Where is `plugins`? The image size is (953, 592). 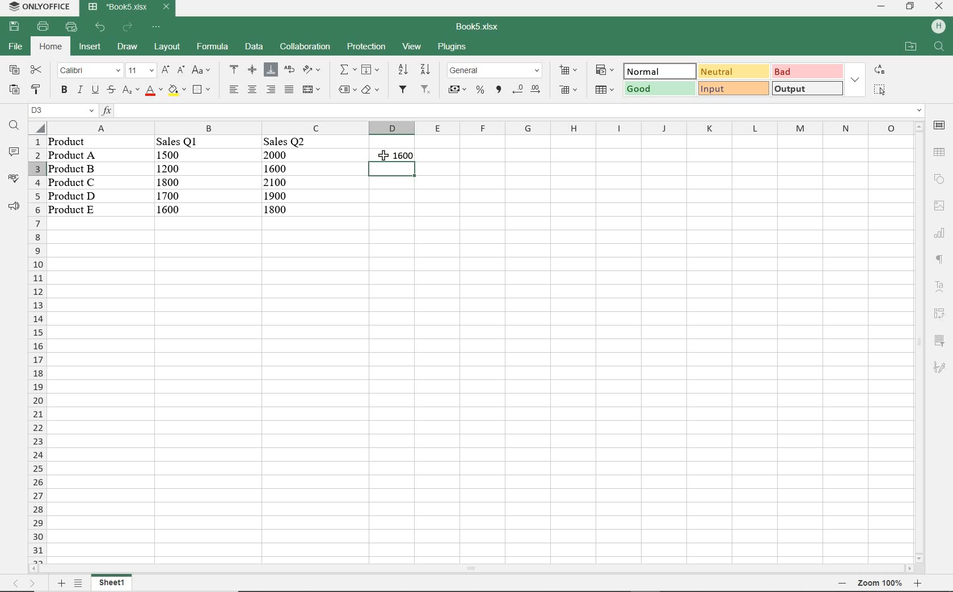
plugins is located at coordinates (453, 46).